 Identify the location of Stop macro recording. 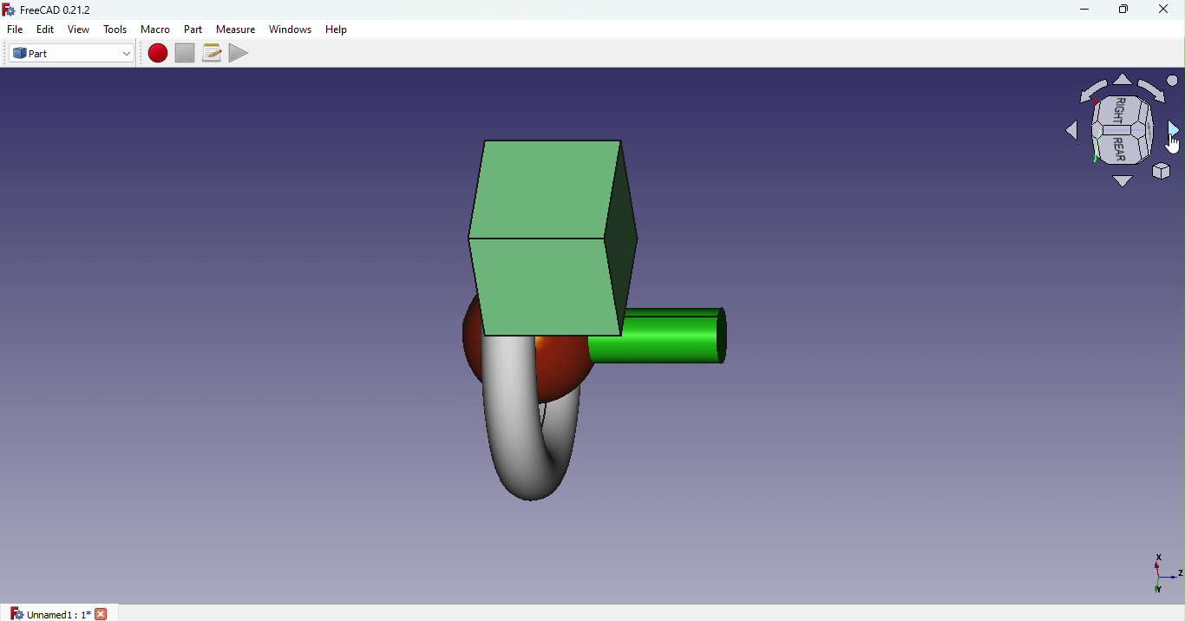
(184, 53).